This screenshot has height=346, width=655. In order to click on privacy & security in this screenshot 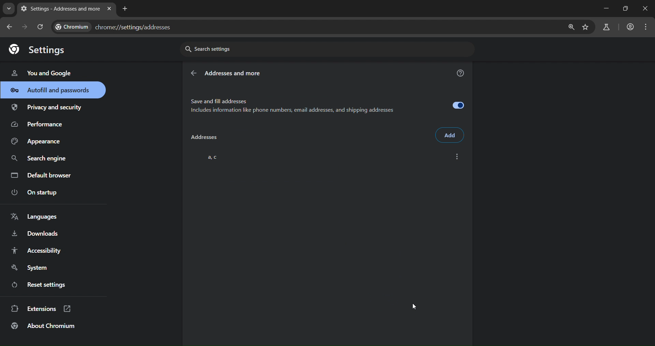, I will do `click(47, 109)`.